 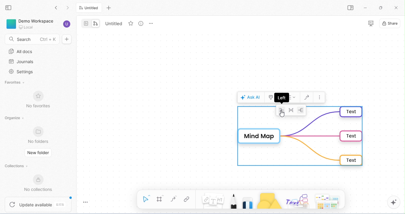 What do you see at coordinates (23, 51) in the screenshot?
I see `all docs` at bounding box center [23, 51].